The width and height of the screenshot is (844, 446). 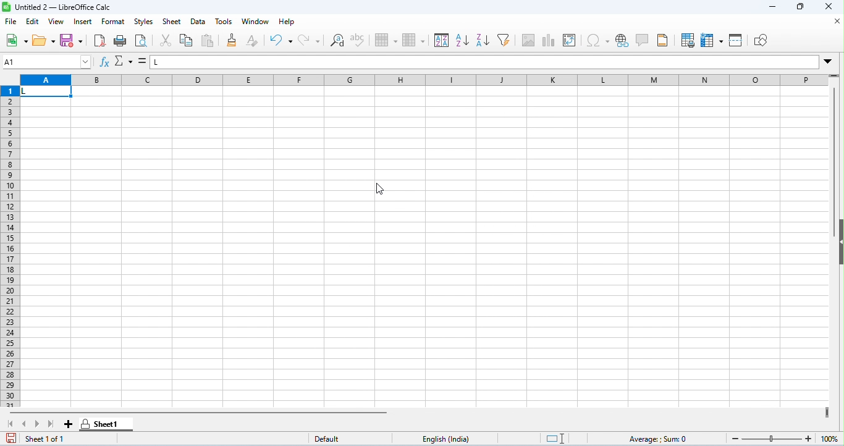 I want to click on clone, so click(x=235, y=40).